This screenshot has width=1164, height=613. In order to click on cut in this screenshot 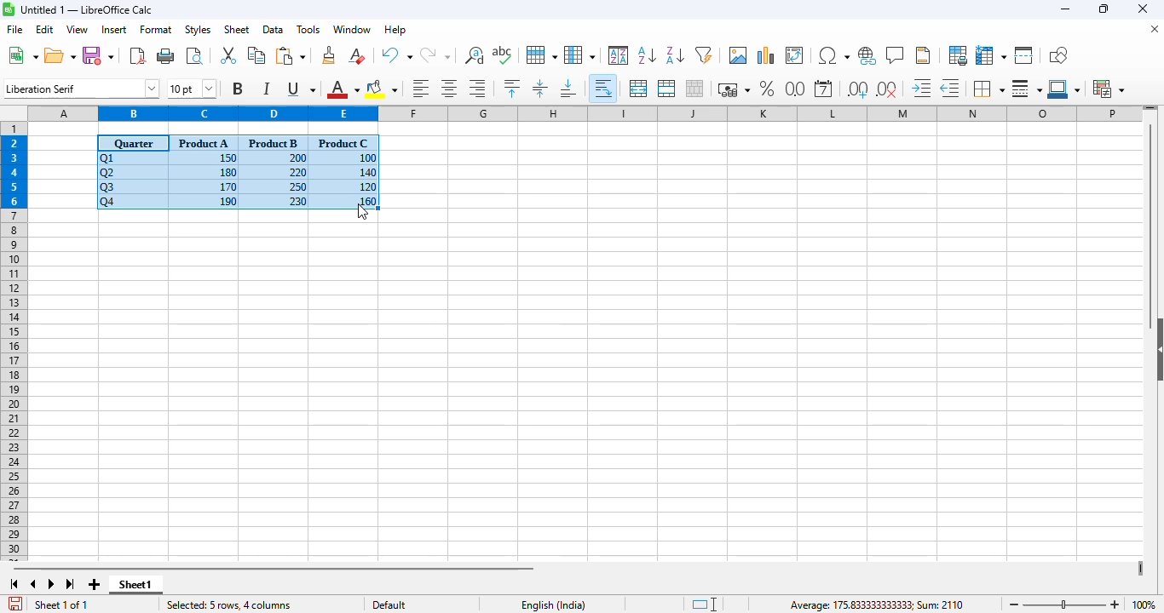, I will do `click(228, 54)`.